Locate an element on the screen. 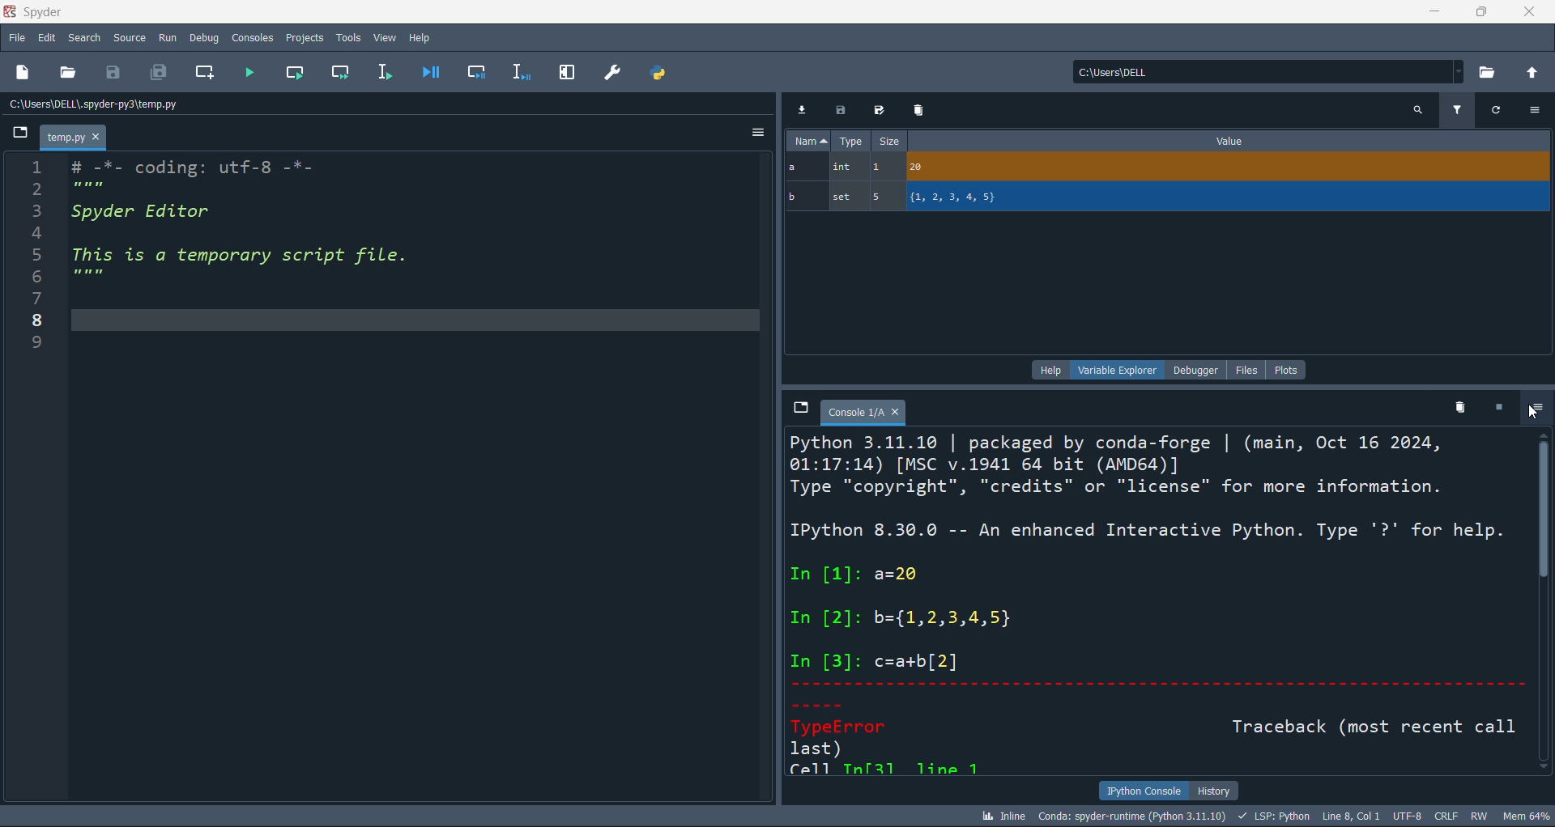 The height and width of the screenshot is (827, 1555). close kernel is located at coordinates (1494, 408).